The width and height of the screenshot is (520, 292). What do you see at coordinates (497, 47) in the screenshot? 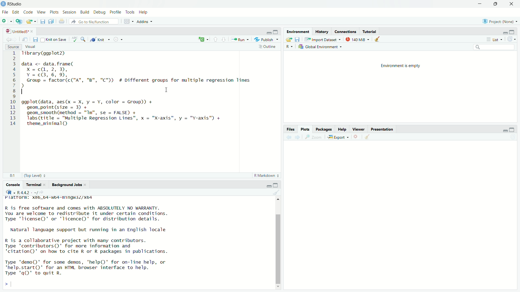
I see `search` at bounding box center [497, 47].